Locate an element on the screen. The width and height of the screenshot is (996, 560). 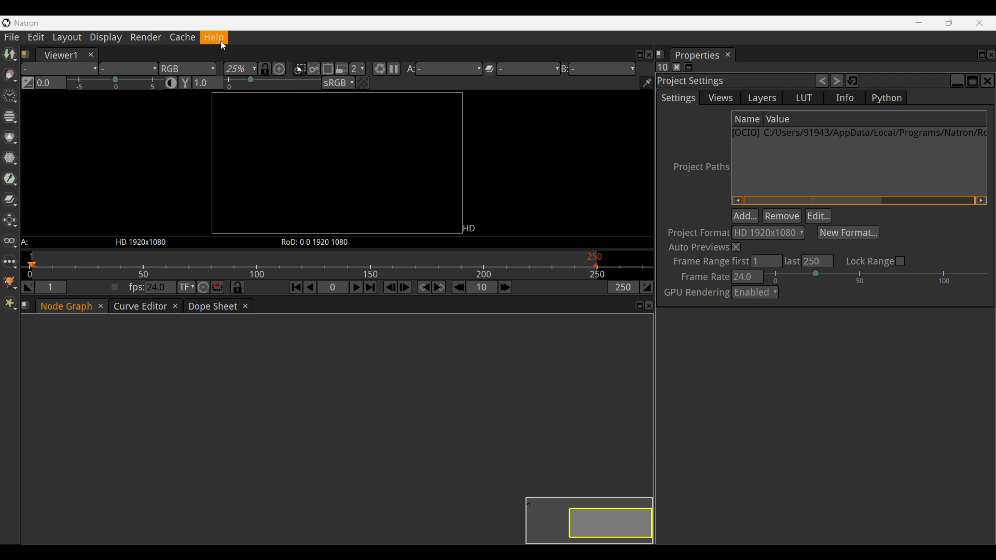
Undo is located at coordinates (822, 81).